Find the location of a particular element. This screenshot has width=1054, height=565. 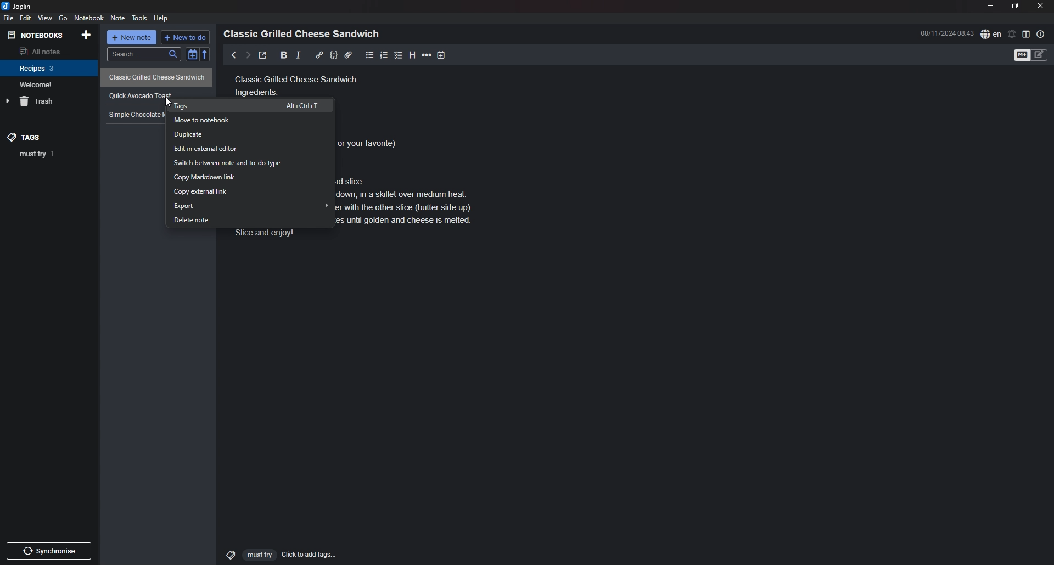

bold is located at coordinates (281, 55).